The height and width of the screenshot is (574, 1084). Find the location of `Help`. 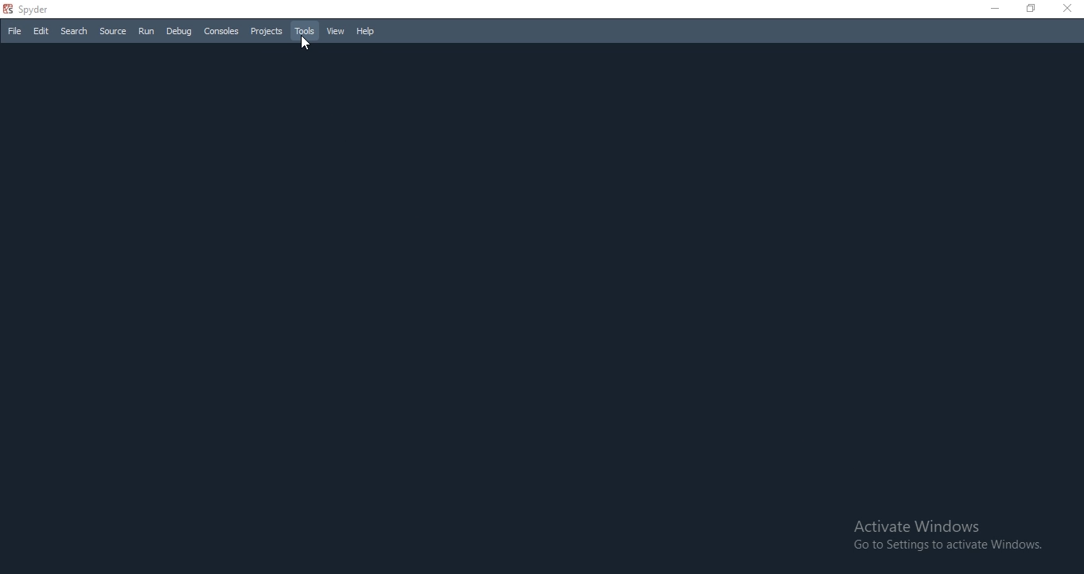

Help is located at coordinates (366, 31).